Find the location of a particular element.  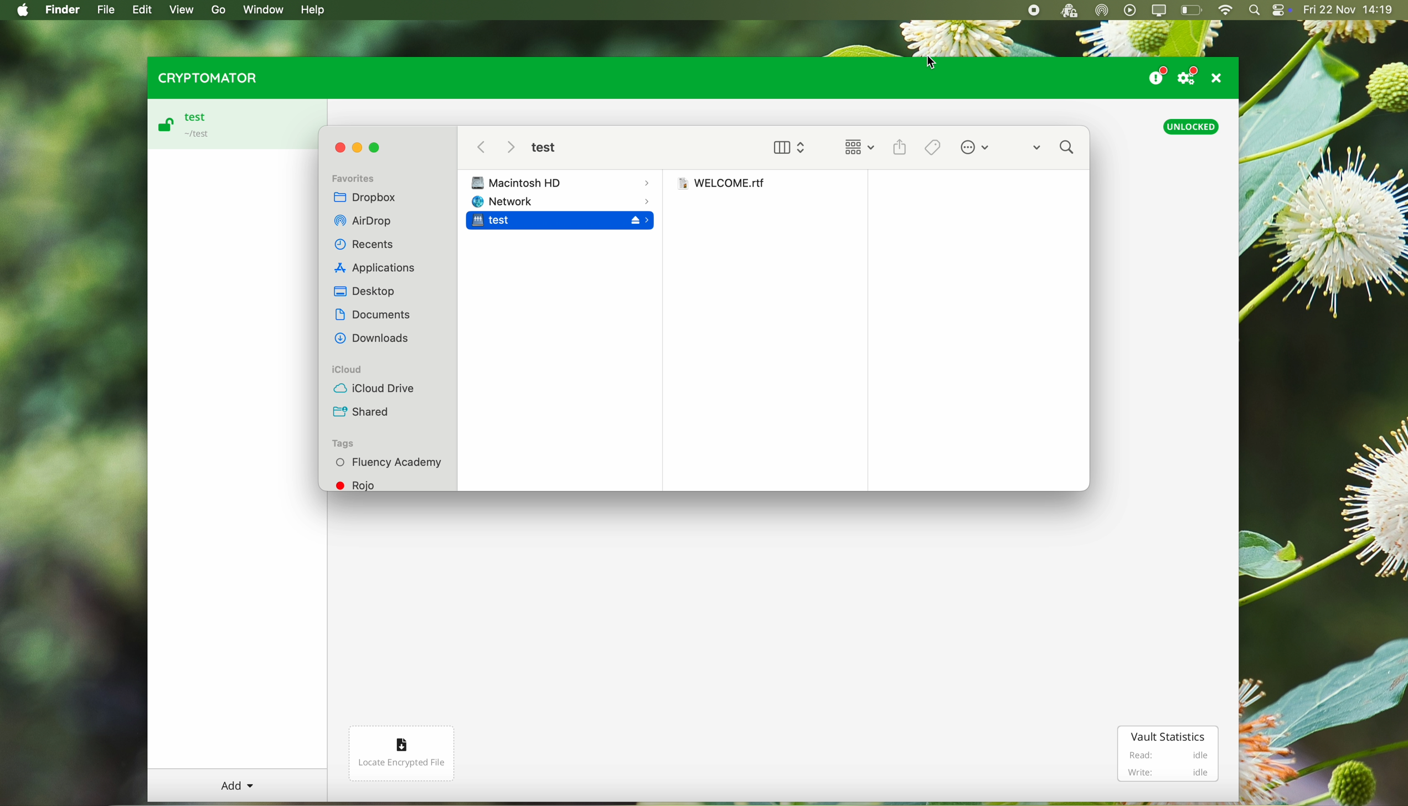

search is located at coordinates (1054, 147).